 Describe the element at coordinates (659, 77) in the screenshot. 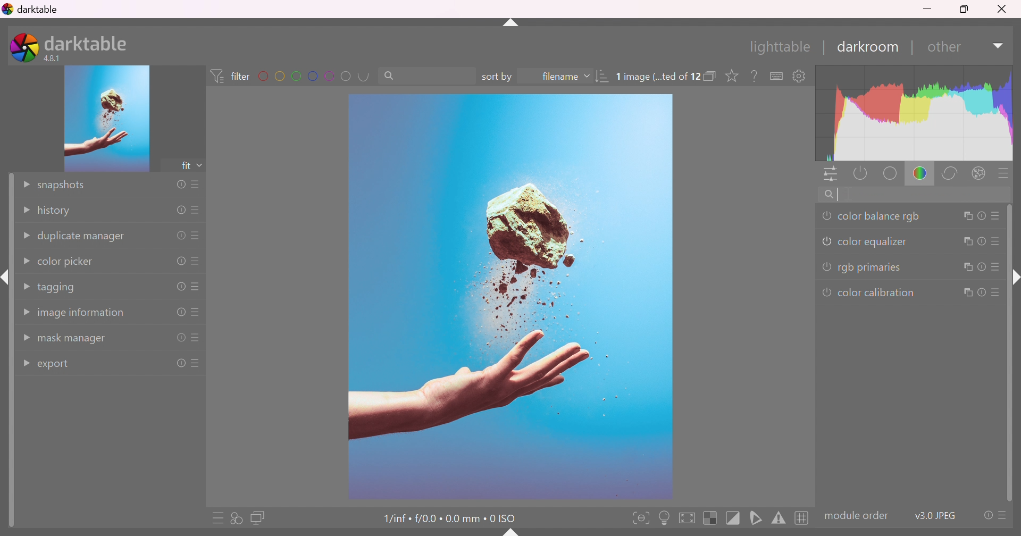

I see `1 image (...ted of 12` at that location.